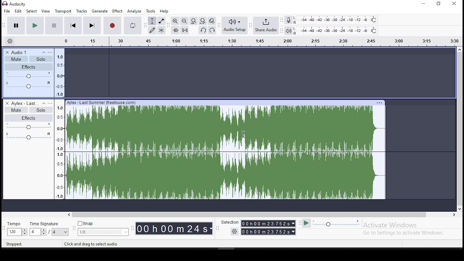 The image size is (464, 261). Describe the element at coordinates (16, 59) in the screenshot. I see `mute/unmute` at that location.